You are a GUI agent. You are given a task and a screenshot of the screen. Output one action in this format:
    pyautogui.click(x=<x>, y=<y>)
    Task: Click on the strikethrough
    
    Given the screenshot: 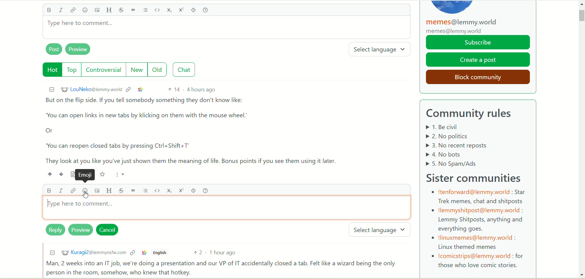 What is the action you would take?
    pyautogui.click(x=123, y=190)
    